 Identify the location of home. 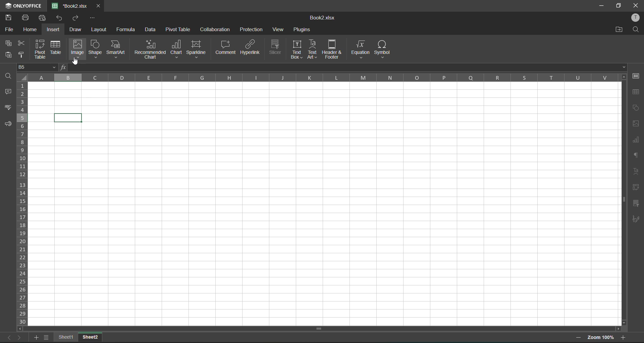
(32, 30).